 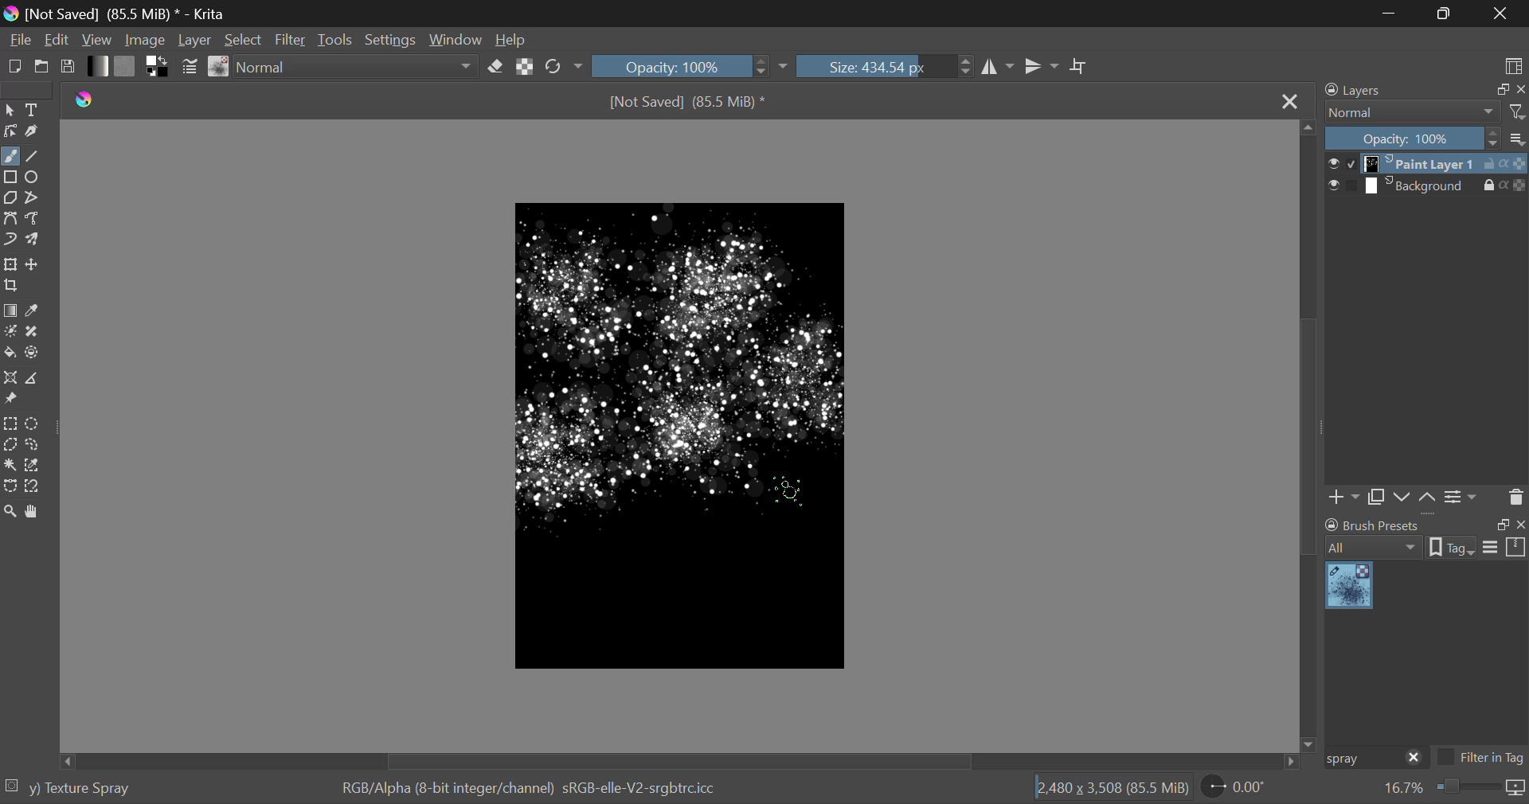 I want to click on Pan, so click(x=35, y=513).